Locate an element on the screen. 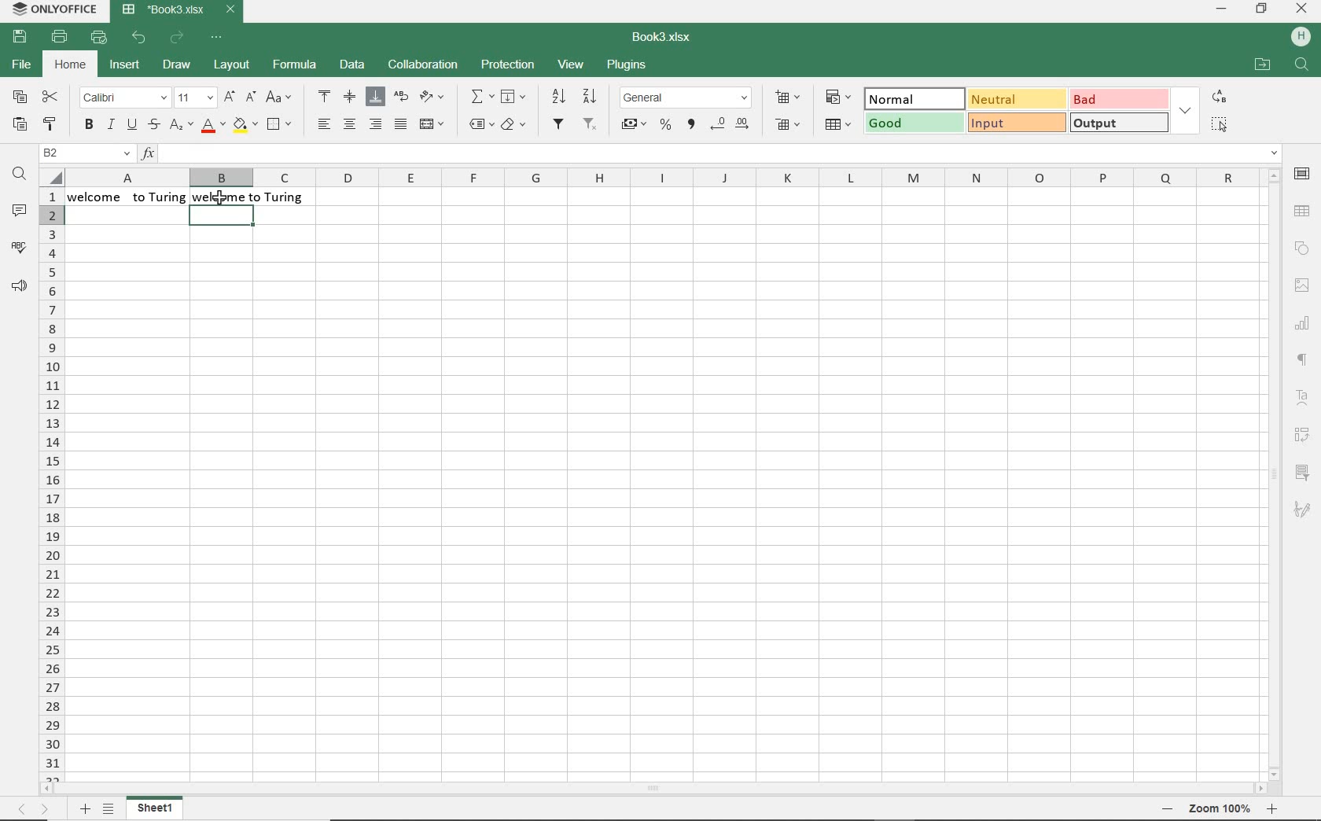 This screenshot has height=821, width=1321. strikethrough is located at coordinates (155, 126).